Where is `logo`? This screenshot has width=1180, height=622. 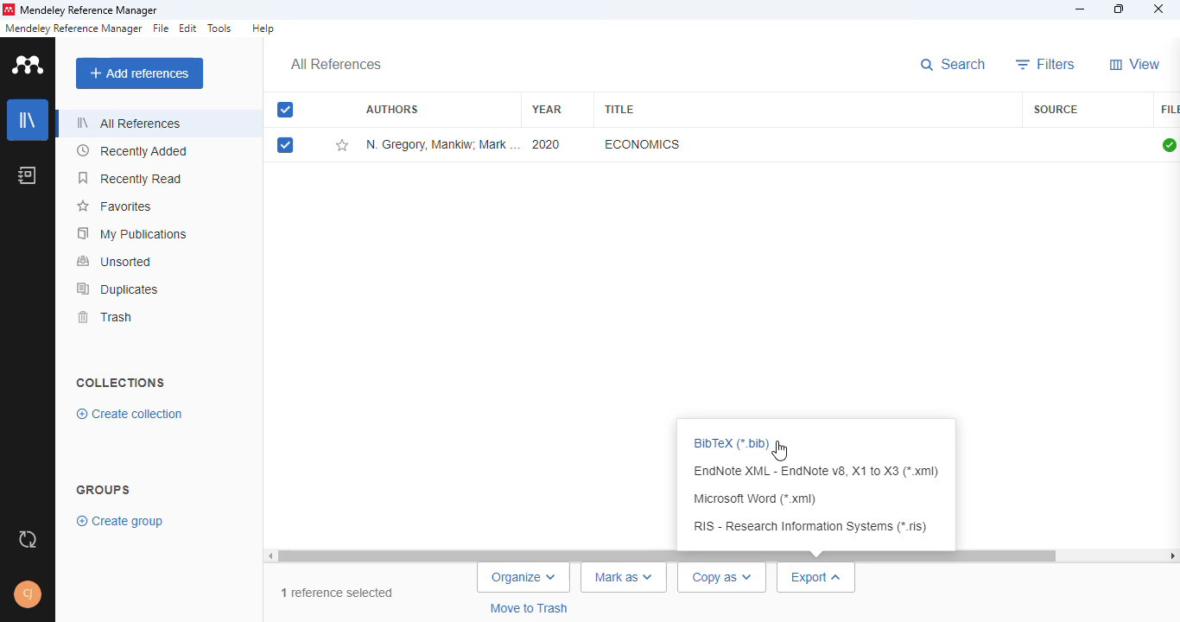
logo is located at coordinates (9, 10).